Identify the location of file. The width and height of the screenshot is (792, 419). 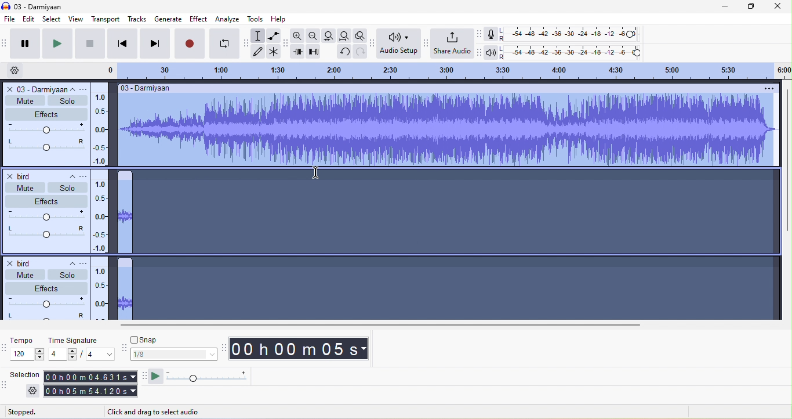
(10, 19).